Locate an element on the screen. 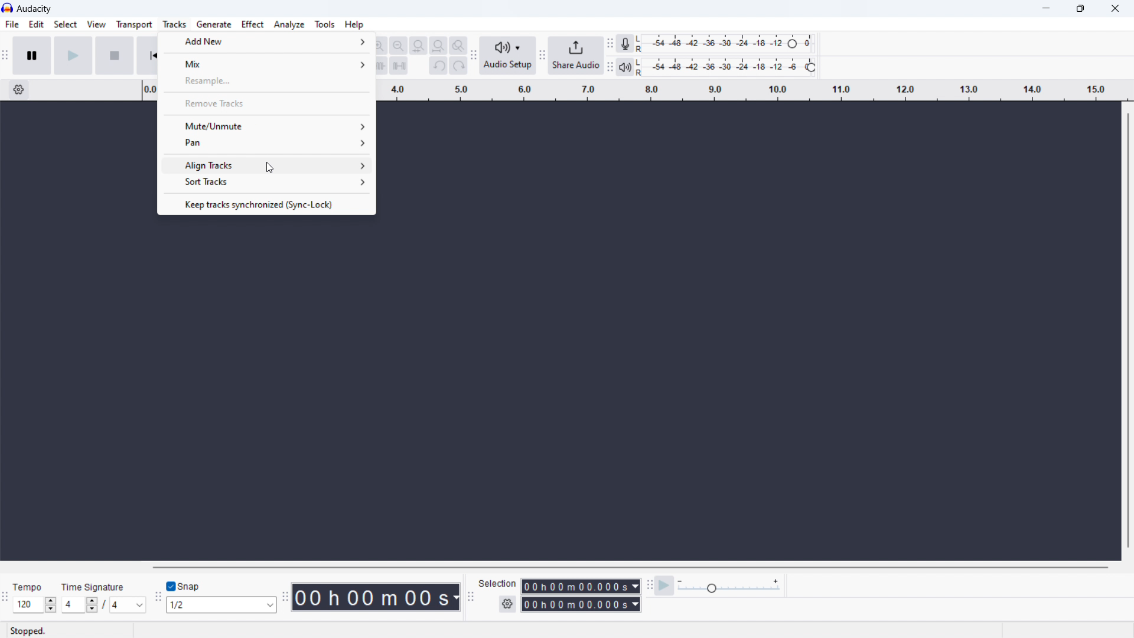  align tracks is located at coordinates (265, 164).